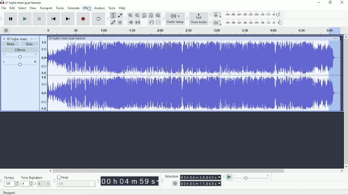  Describe the element at coordinates (70, 38) in the screenshot. I see `01 tujhe main pyar karoon` at that location.